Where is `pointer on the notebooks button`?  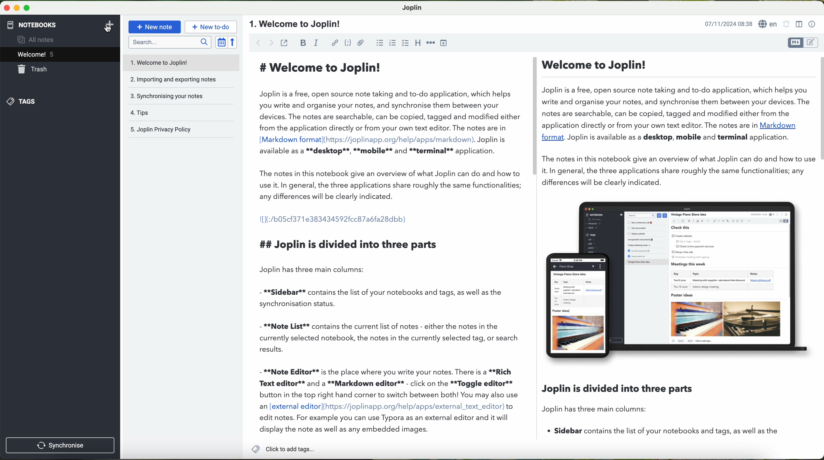 pointer on the notebooks button is located at coordinates (43, 25).